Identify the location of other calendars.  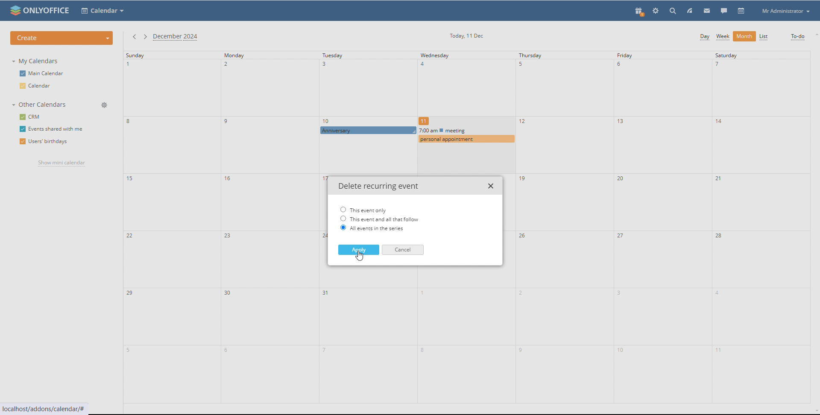
(41, 105).